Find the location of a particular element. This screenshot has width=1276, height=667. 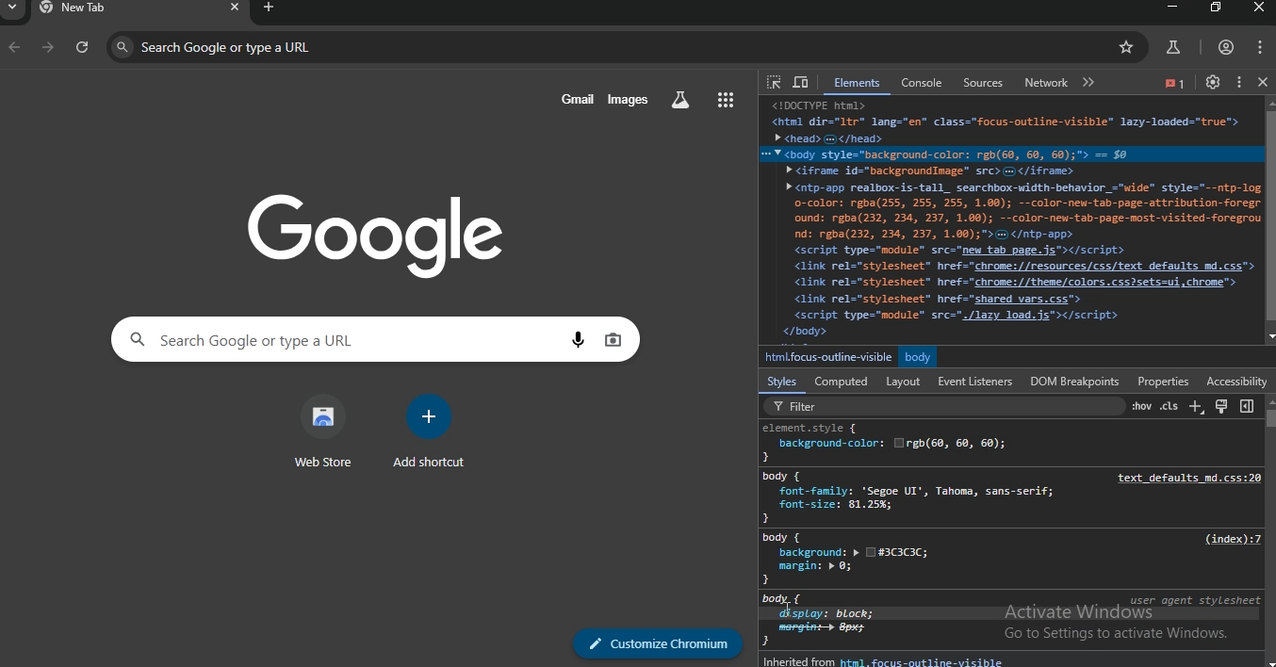

account  is located at coordinates (1225, 49).